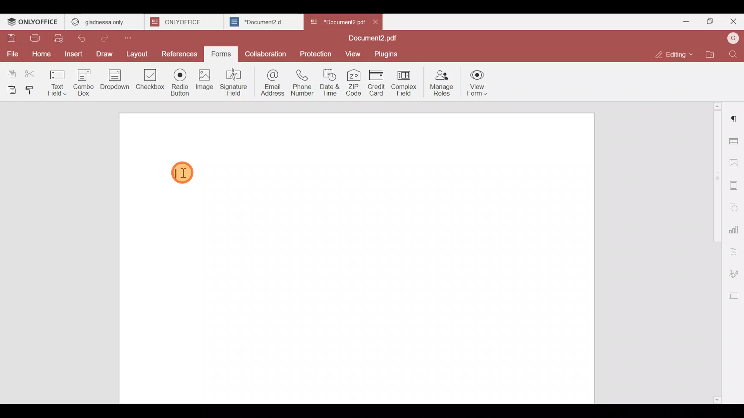  I want to click on Working area, so click(353, 252).